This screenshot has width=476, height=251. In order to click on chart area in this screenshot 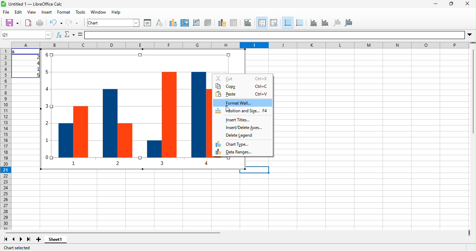, I will do `click(185, 23)`.